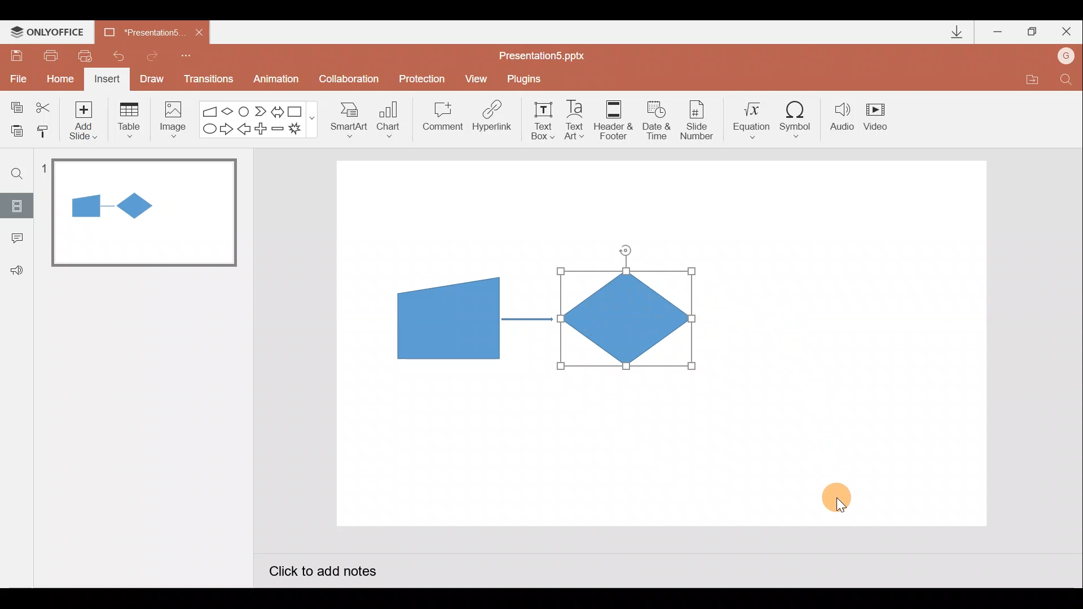 This screenshot has height=609, width=1083. Describe the element at coordinates (15, 105) in the screenshot. I see `Copy` at that location.